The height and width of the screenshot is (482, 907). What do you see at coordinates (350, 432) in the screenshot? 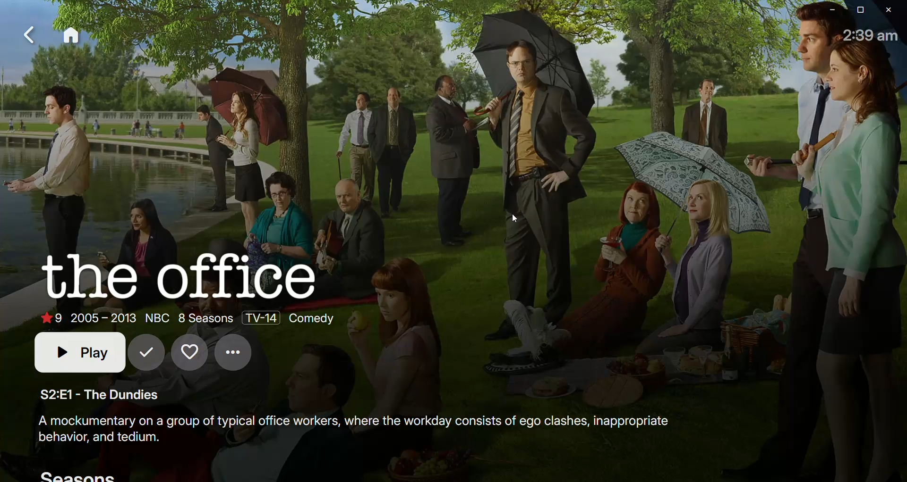
I see `Synopsis` at bounding box center [350, 432].